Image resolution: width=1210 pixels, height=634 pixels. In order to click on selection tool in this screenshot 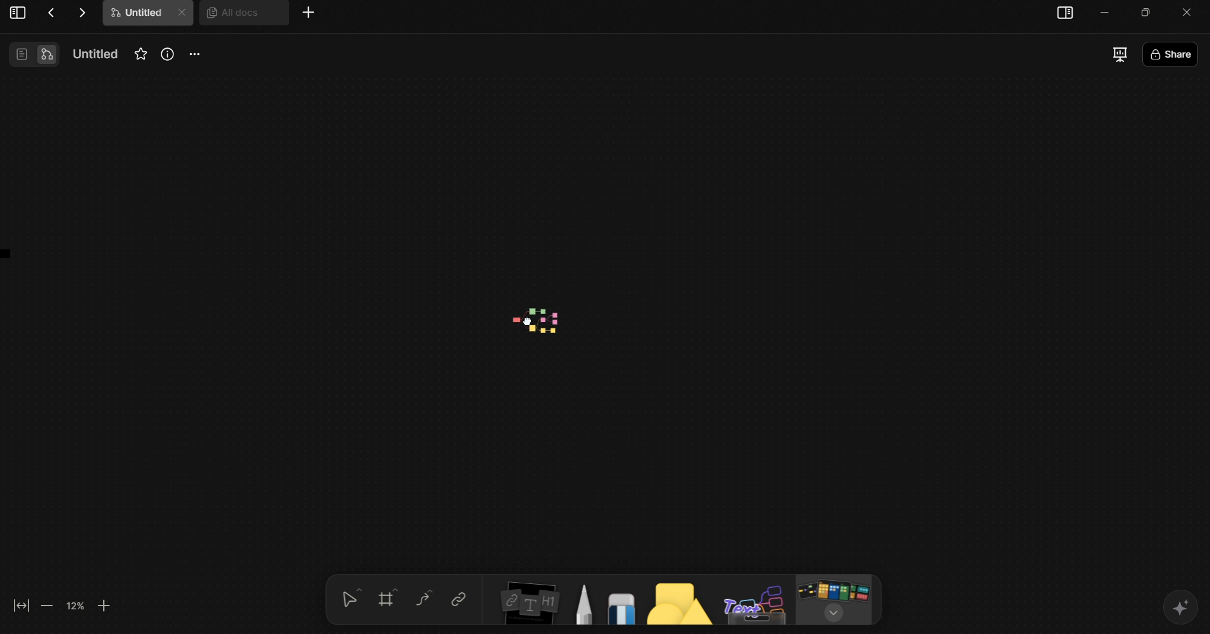, I will do `click(349, 599)`.